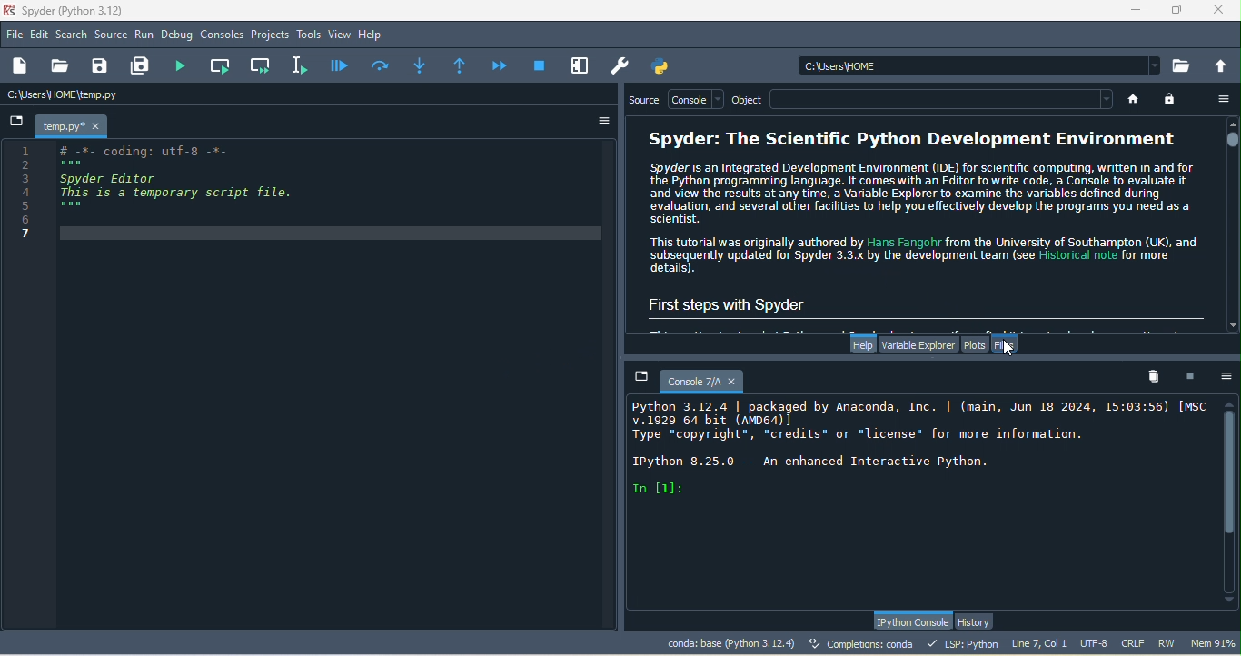  I want to click on edit, so click(41, 35).